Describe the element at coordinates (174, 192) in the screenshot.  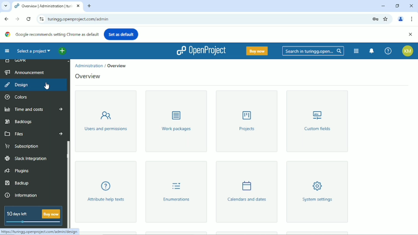
I see `Enumerations` at that location.